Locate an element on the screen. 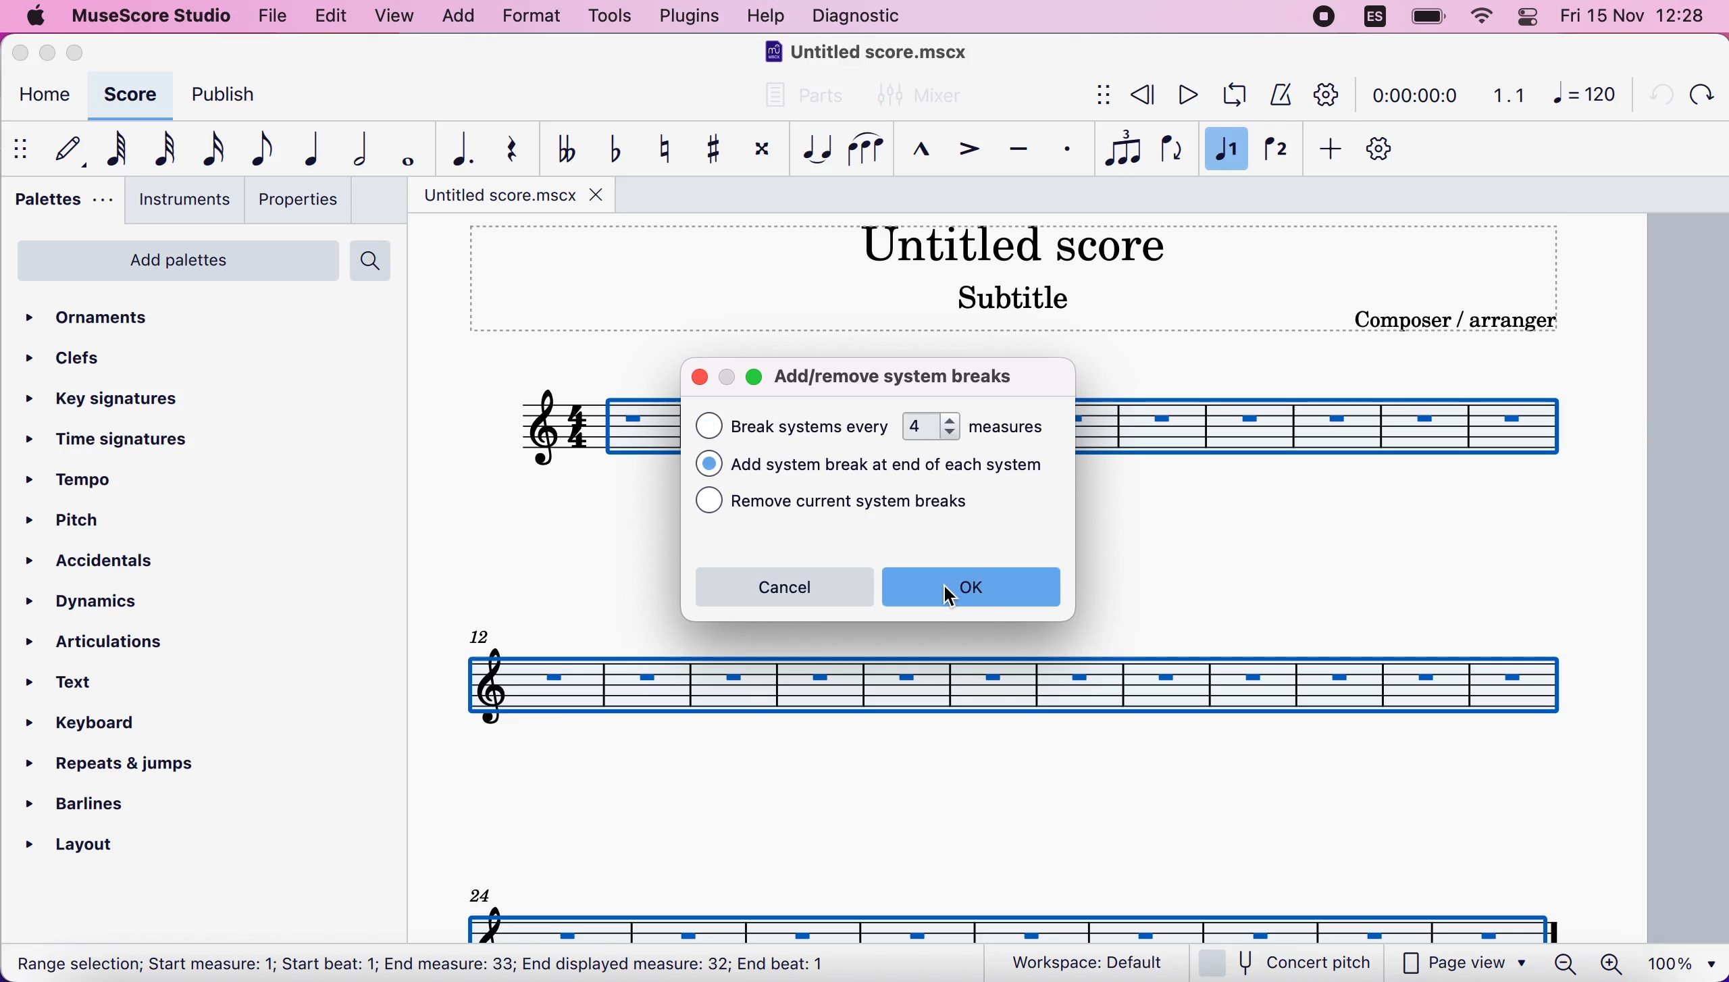 Image resolution: width=1729 pixels, height=982 pixels. quarter note is located at coordinates (306, 149).